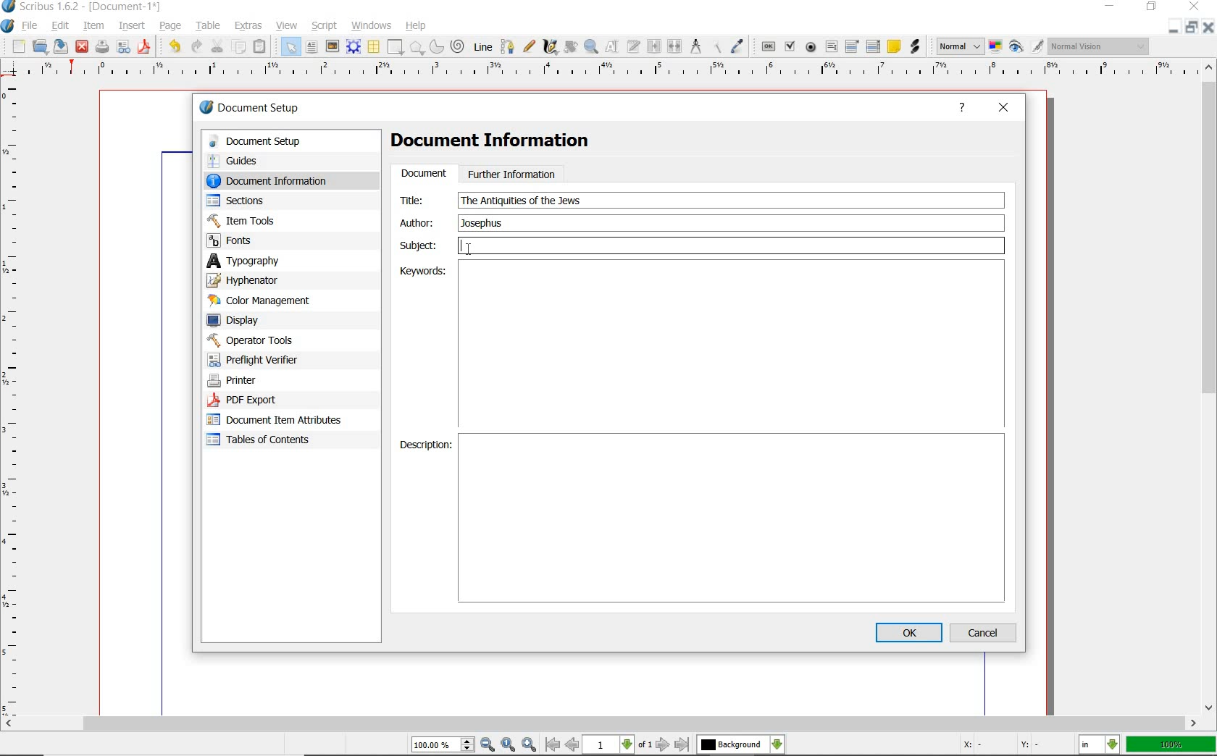  Describe the element at coordinates (914, 47) in the screenshot. I see `link annotation` at that location.